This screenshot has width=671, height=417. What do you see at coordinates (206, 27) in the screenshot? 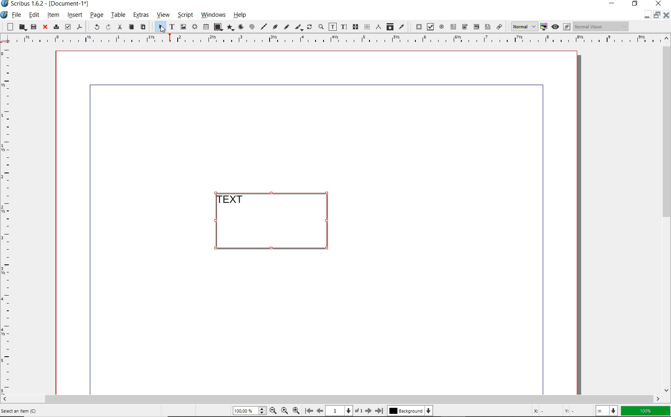
I see `table` at bounding box center [206, 27].